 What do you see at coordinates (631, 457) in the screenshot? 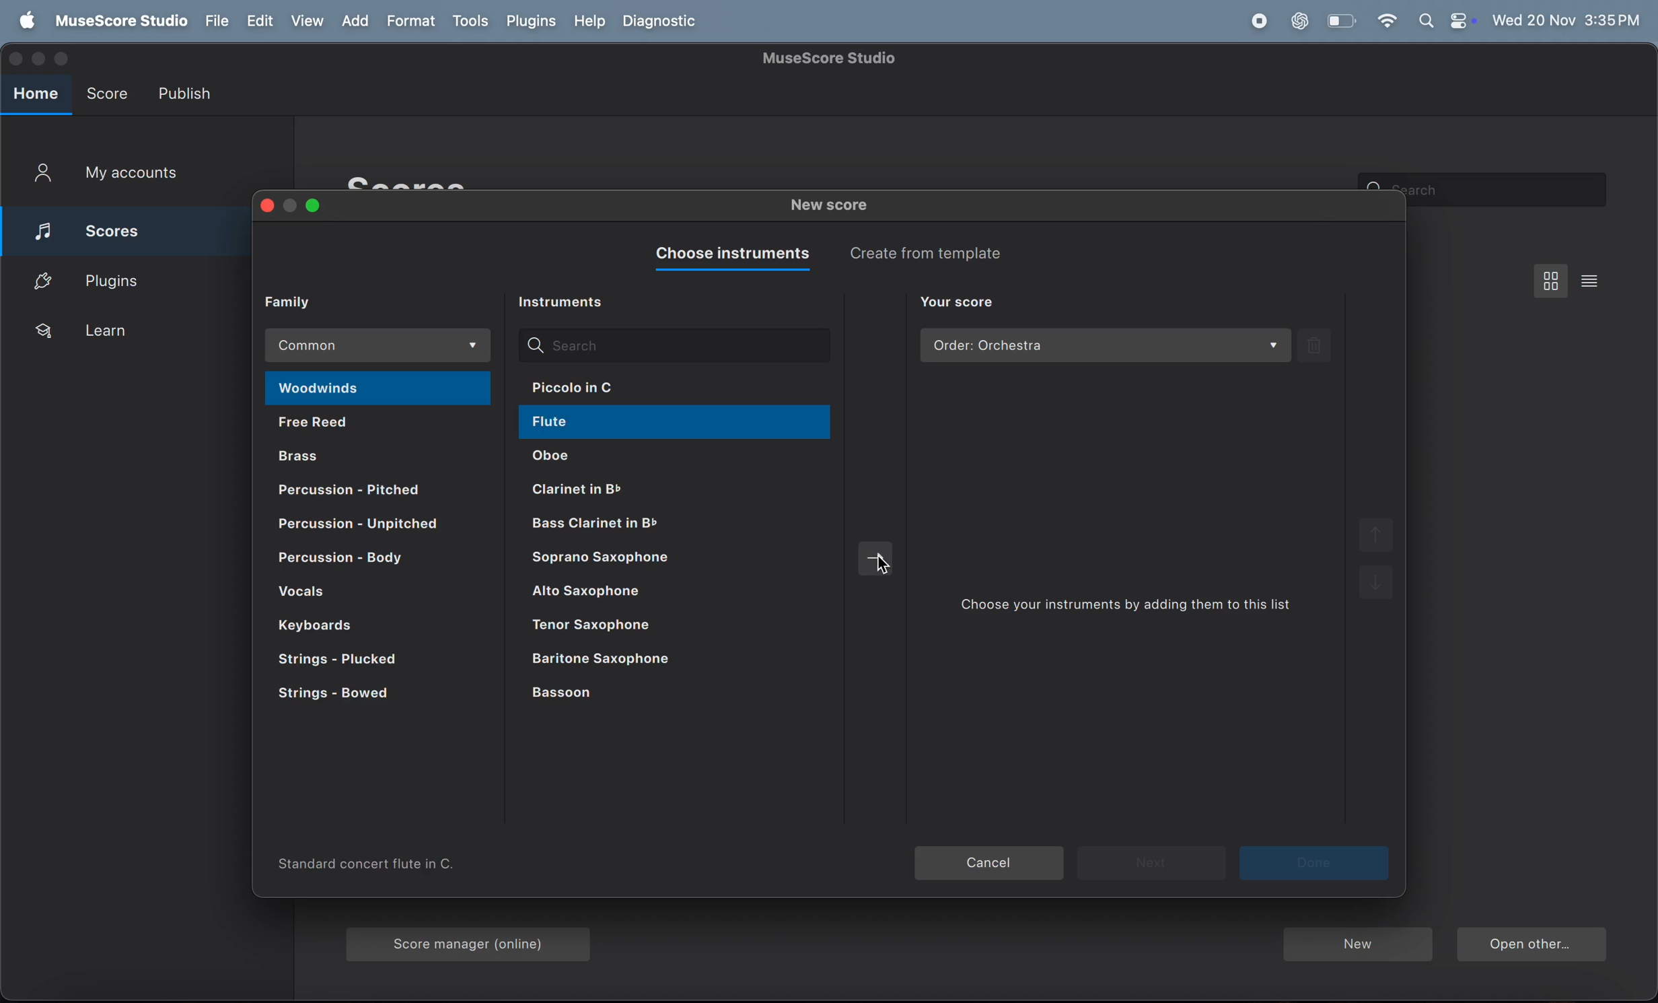
I see `oboe` at bounding box center [631, 457].